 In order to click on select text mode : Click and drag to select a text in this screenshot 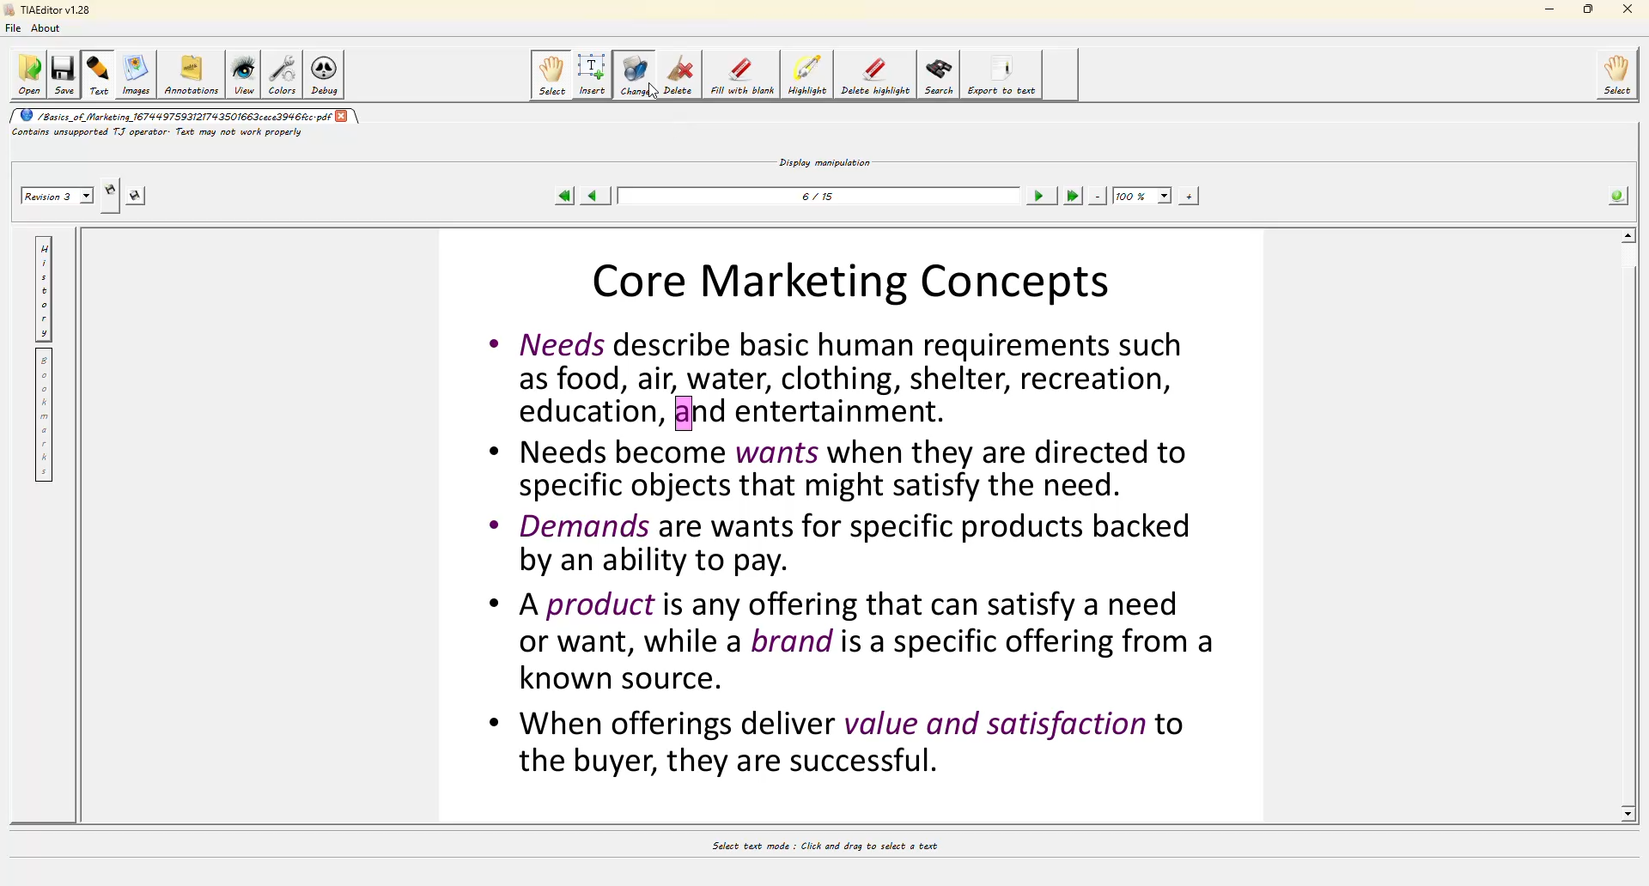, I will do `click(843, 848)`.